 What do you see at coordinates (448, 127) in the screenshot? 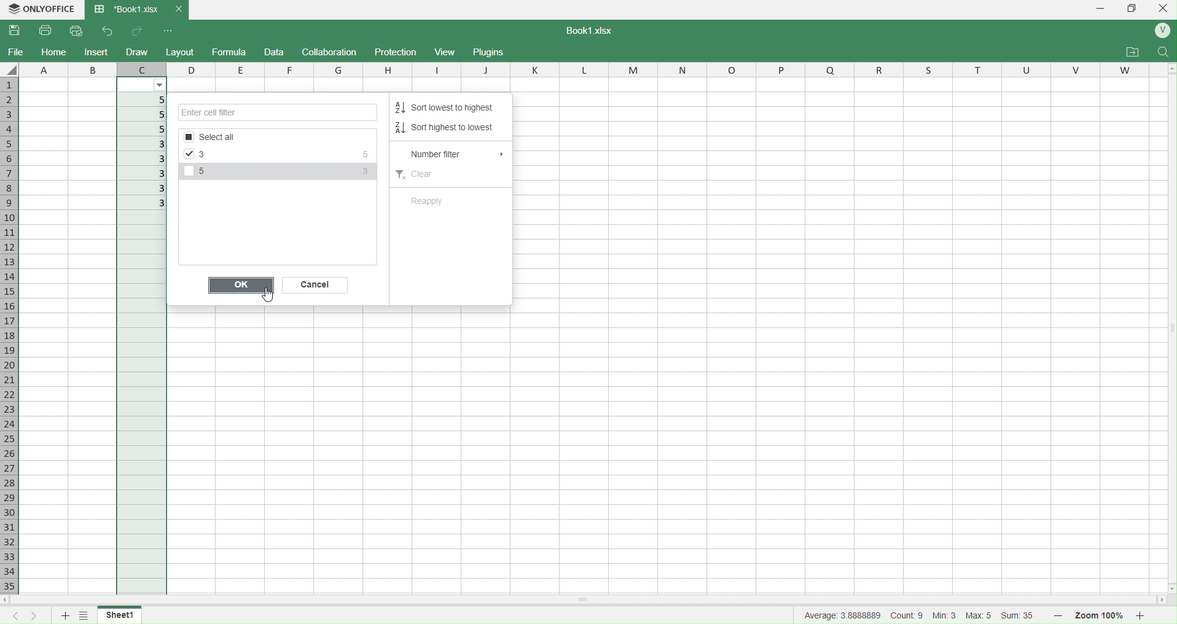
I see `Sort highest to lowest` at bounding box center [448, 127].